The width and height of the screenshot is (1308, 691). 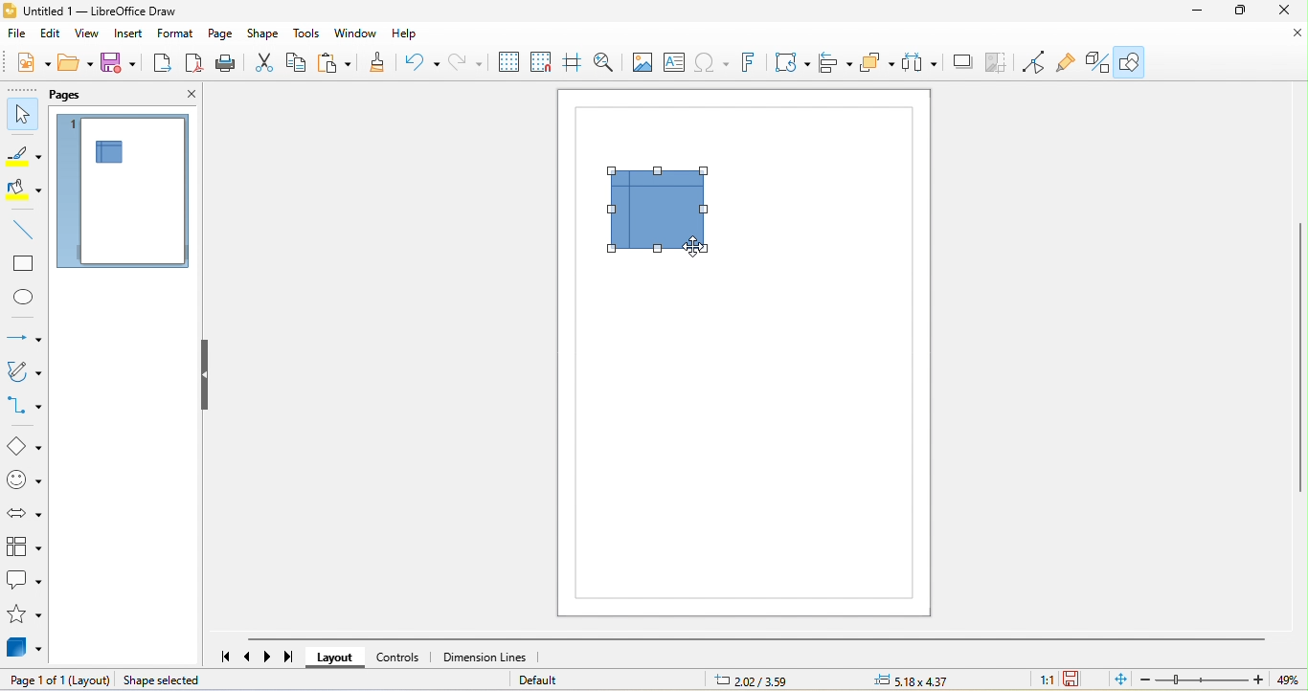 What do you see at coordinates (230, 65) in the screenshot?
I see `print` at bounding box center [230, 65].